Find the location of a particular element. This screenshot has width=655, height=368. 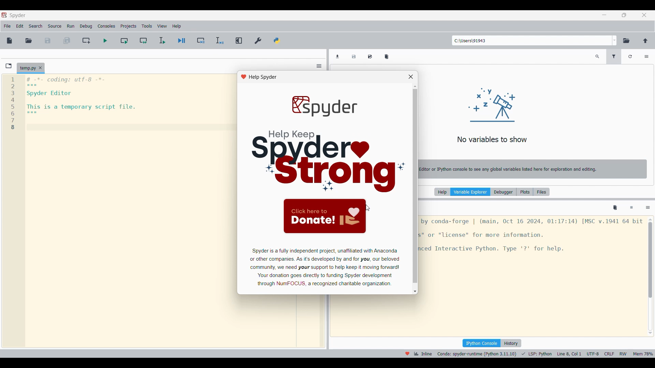

File menu is located at coordinates (8, 26).